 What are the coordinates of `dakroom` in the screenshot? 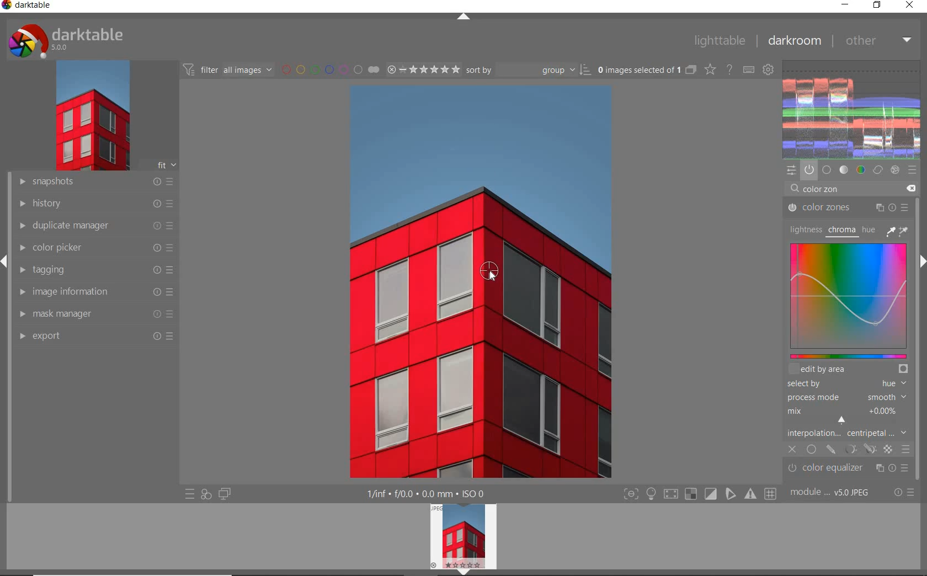 It's located at (793, 40).